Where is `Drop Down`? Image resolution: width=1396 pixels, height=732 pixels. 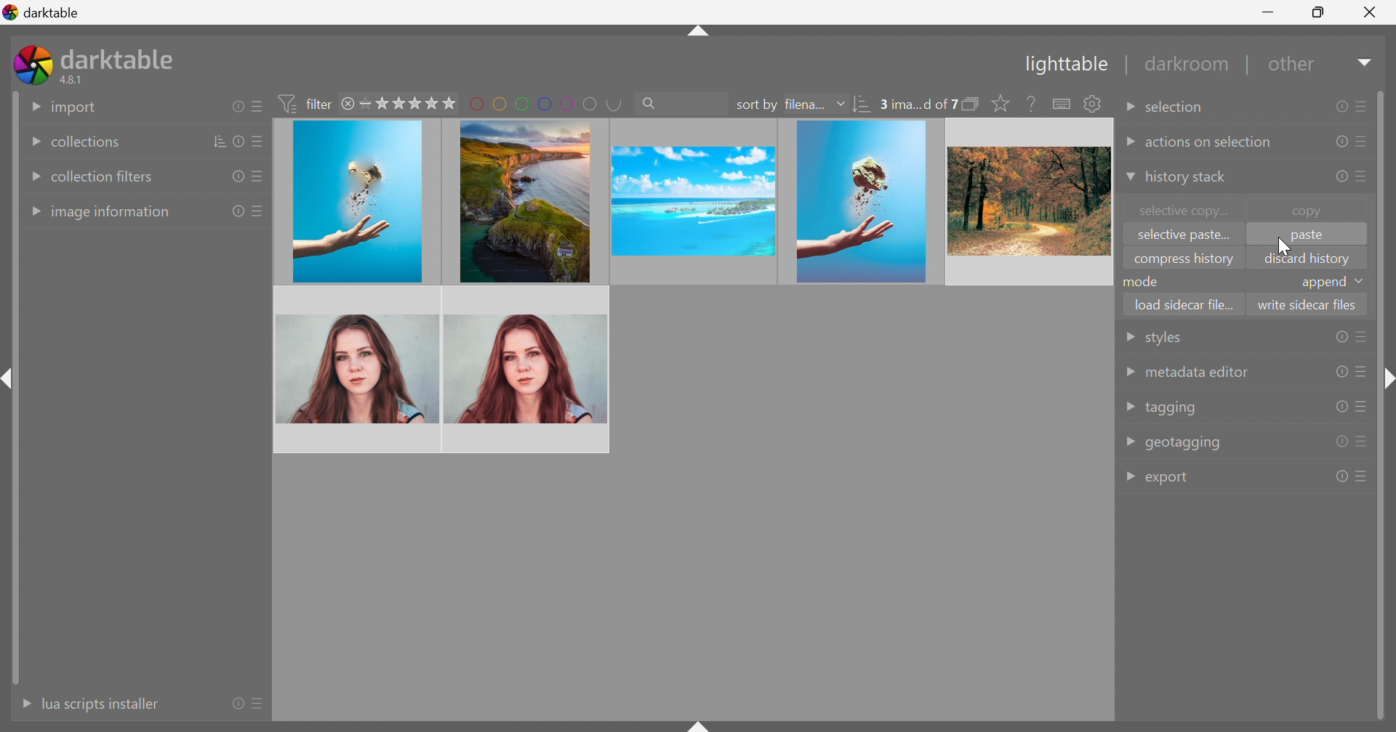 Drop Down is located at coordinates (1128, 338).